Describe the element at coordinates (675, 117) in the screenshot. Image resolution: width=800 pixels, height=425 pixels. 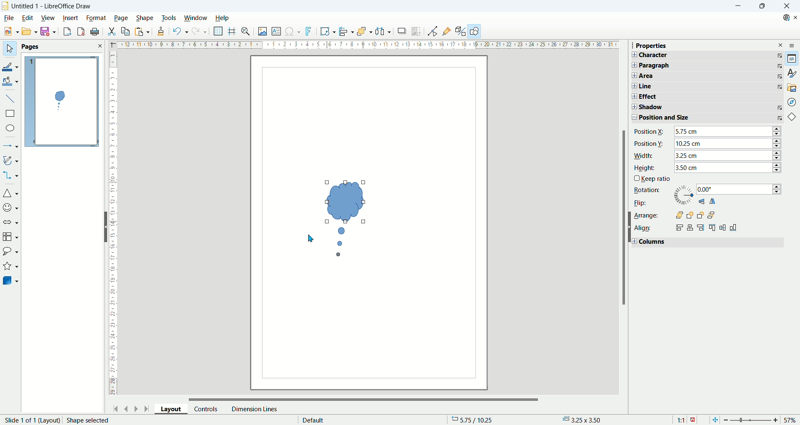
I see `Position and size` at that location.